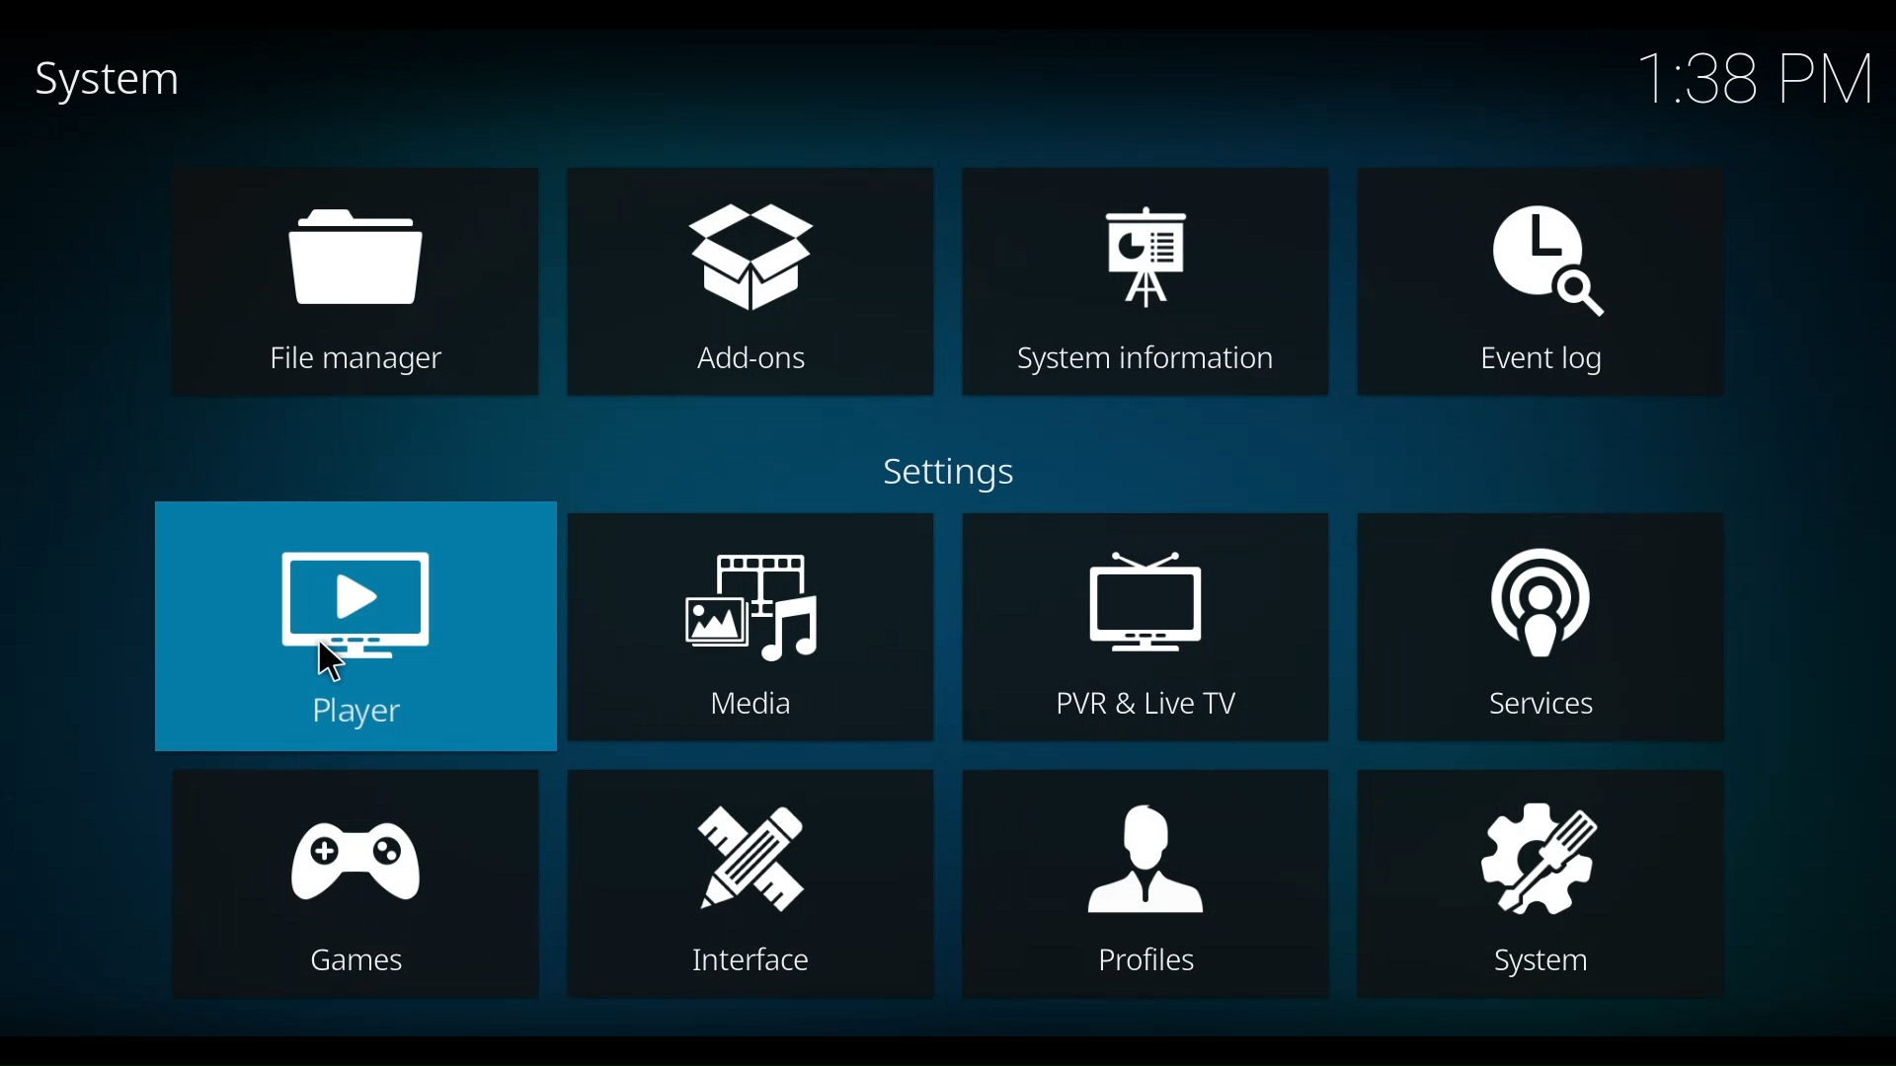 The image size is (1896, 1066). Describe the element at coordinates (1145, 280) in the screenshot. I see `System information` at that location.